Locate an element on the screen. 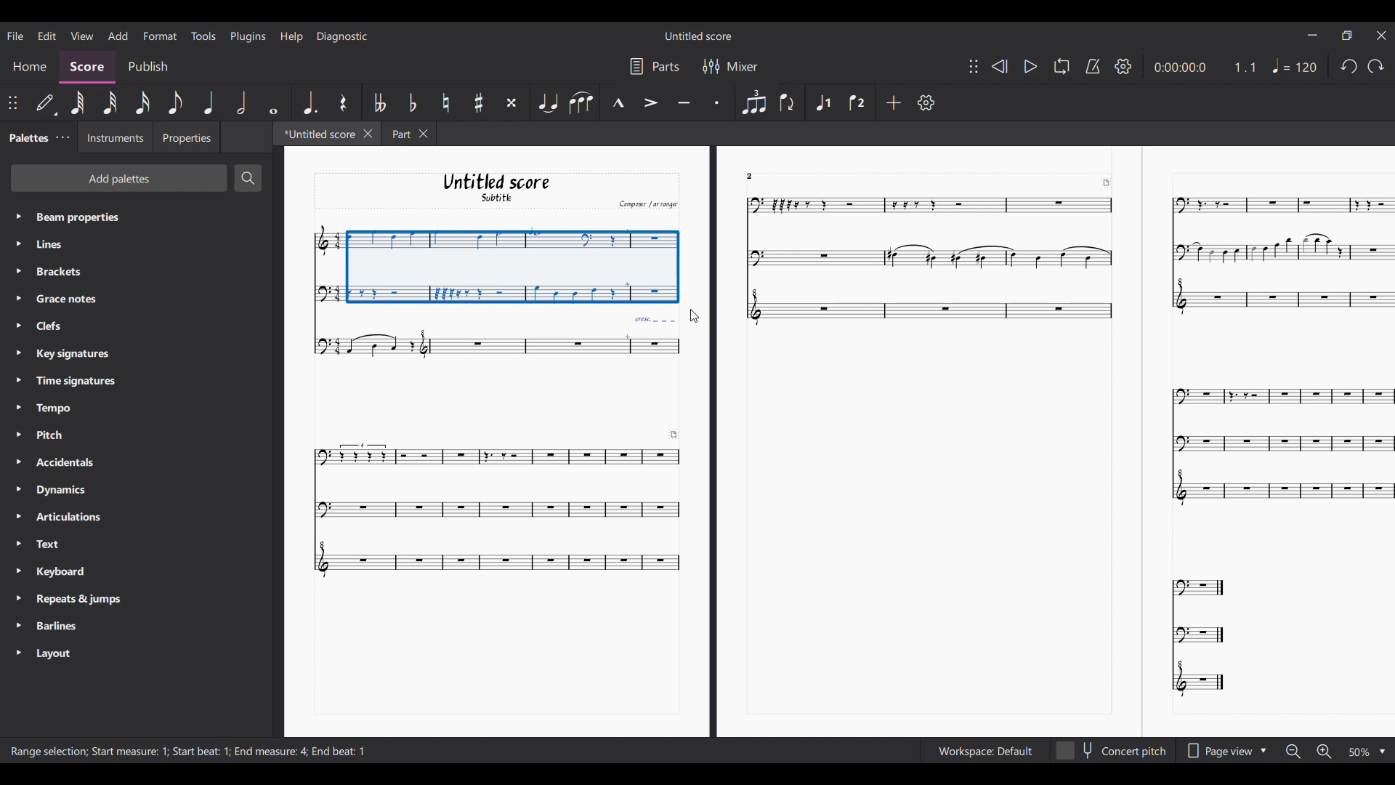 Image resolution: width=1395 pixels, height=785 pixels.  is located at coordinates (15, 464).